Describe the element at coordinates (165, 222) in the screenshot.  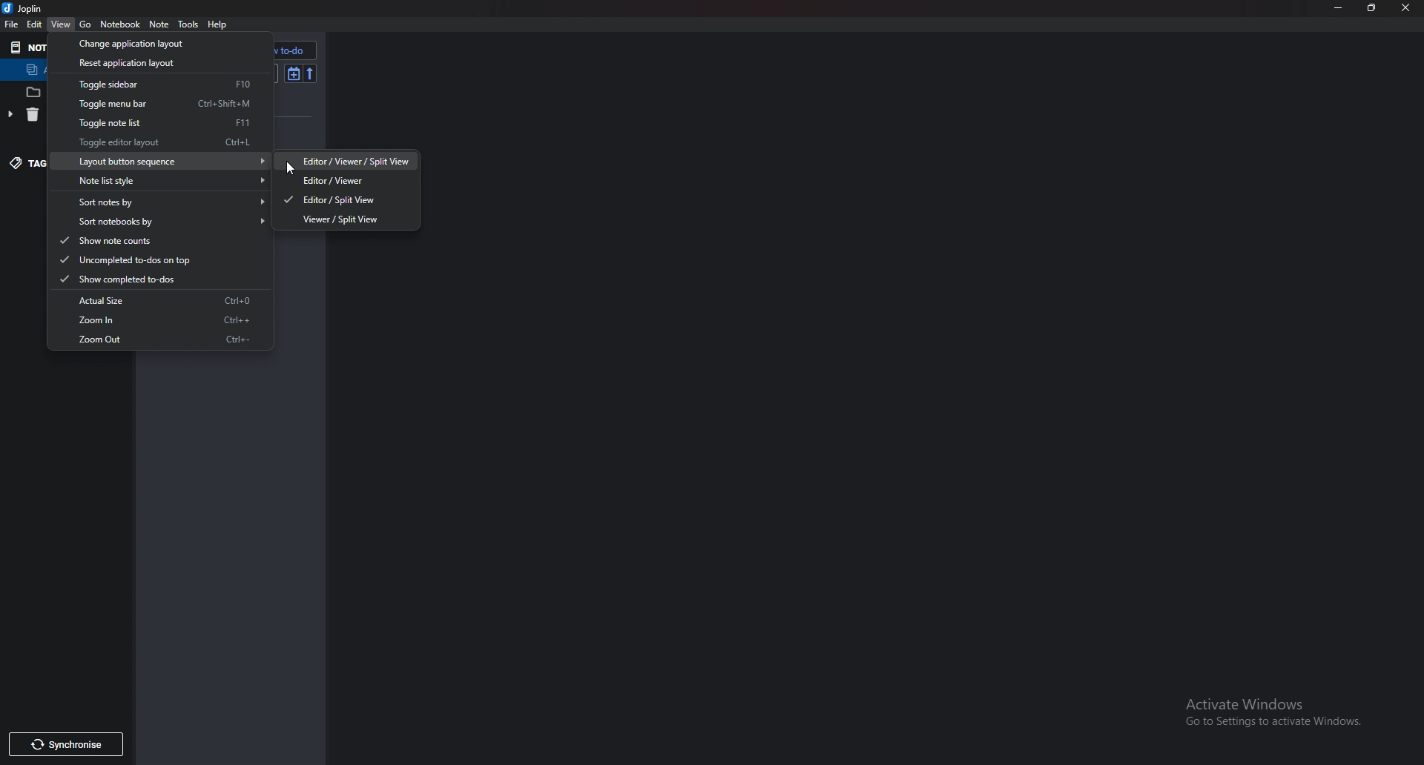
I see `Sort notebooks by` at that location.